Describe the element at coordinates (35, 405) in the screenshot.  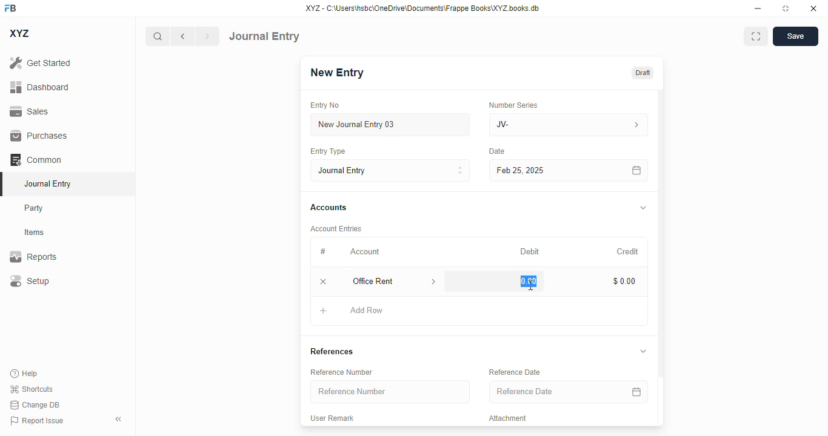
I see `change DB` at that location.